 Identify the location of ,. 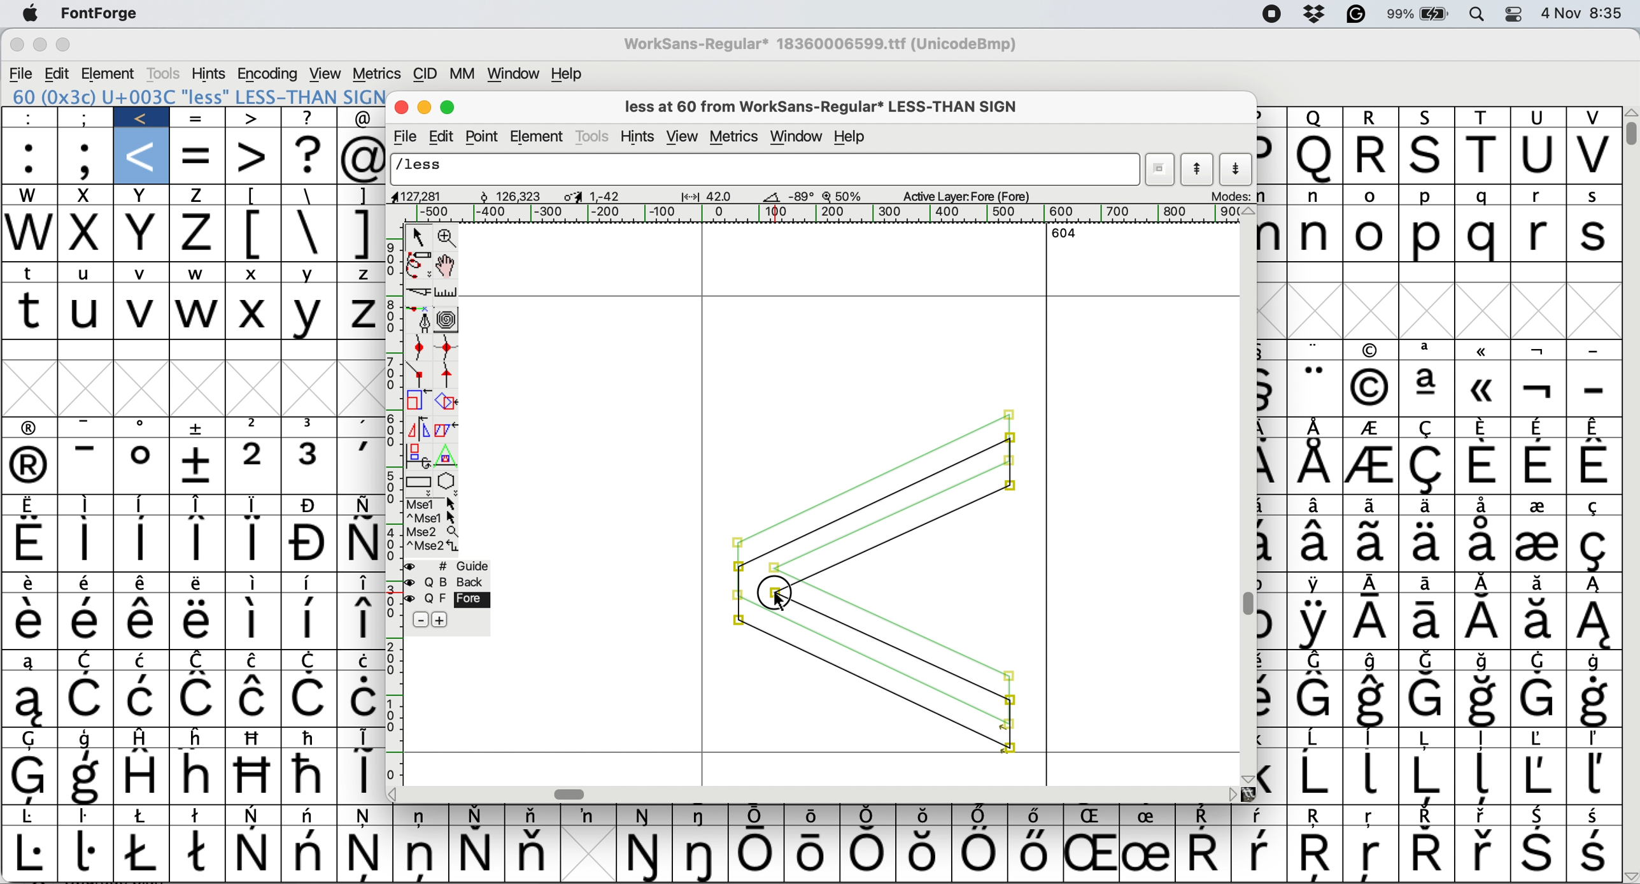
(357, 464).